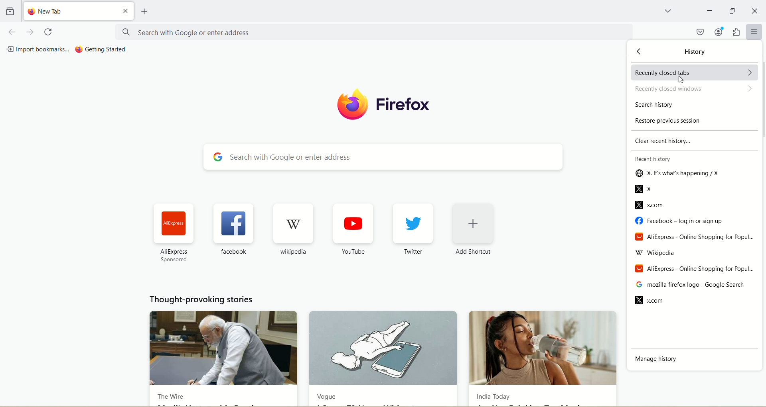  What do you see at coordinates (176, 255) in the screenshot?
I see `AliExpress sponsored` at bounding box center [176, 255].